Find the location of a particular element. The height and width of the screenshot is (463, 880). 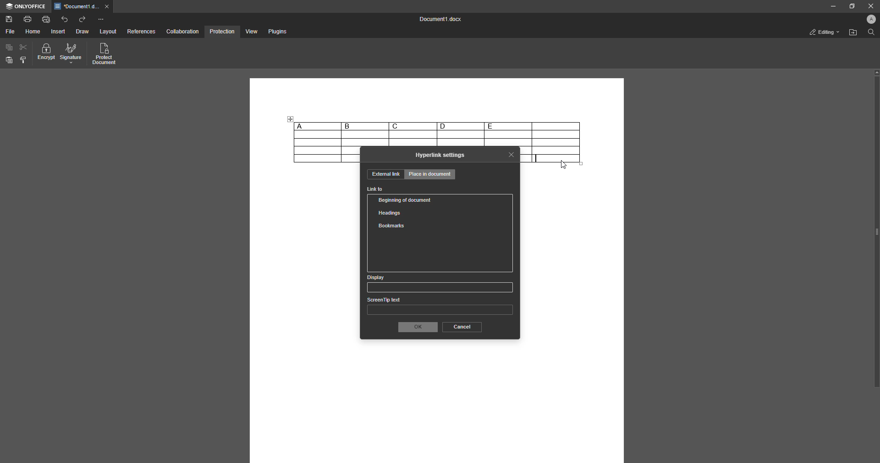

Display box is located at coordinates (438, 284).